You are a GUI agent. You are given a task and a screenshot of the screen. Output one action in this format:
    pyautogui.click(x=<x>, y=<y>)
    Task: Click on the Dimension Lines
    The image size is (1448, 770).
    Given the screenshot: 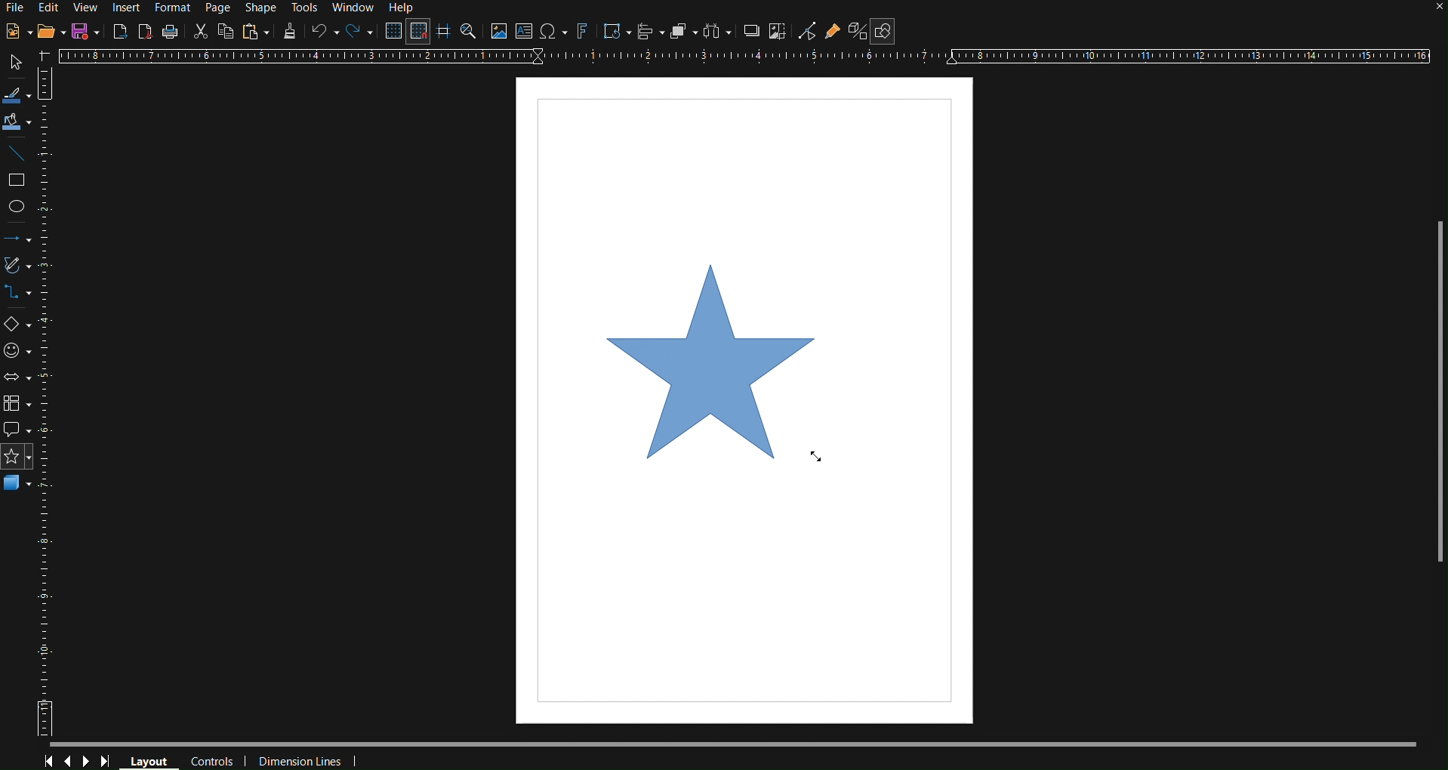 What is the action you would take?
    pyautogui.click(x=297, y=759)
    